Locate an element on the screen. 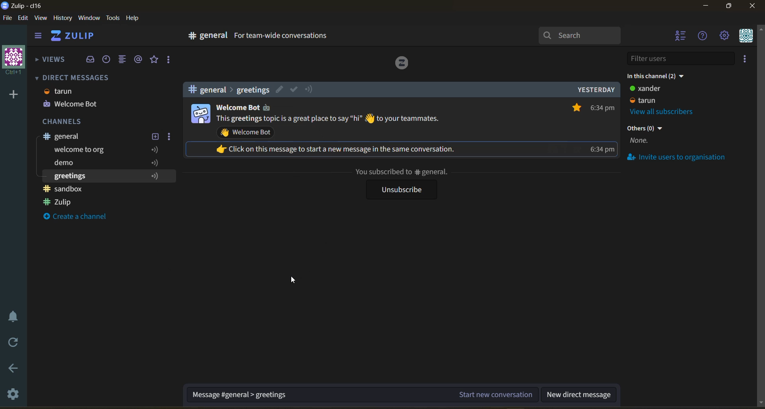  main menu is located at coordinates (727, 36).